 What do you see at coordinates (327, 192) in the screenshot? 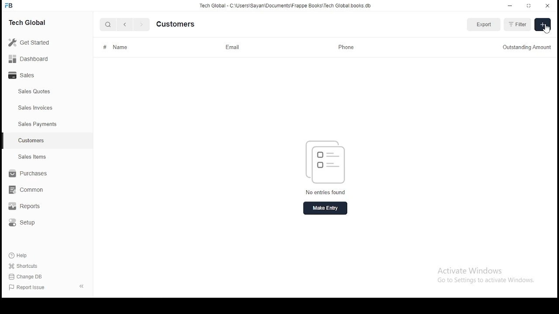
I see `no entries found` at bounding box center [327, 192].